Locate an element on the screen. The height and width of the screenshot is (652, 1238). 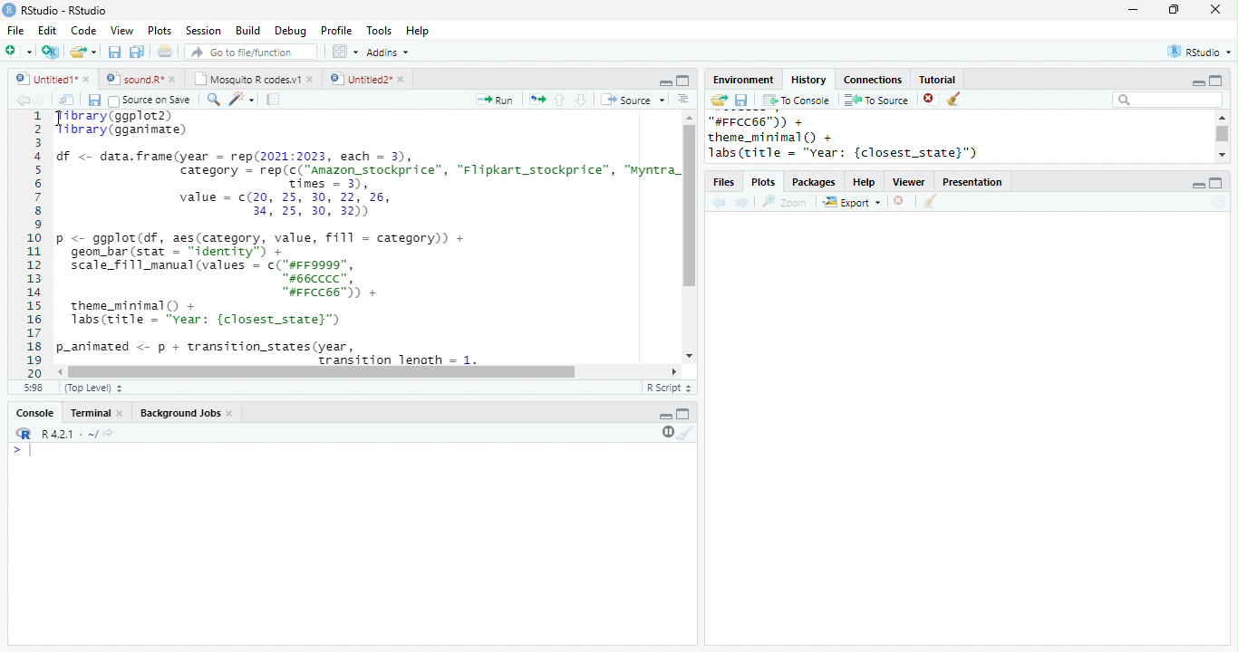
refresh is located at coordinates (1219, 202).